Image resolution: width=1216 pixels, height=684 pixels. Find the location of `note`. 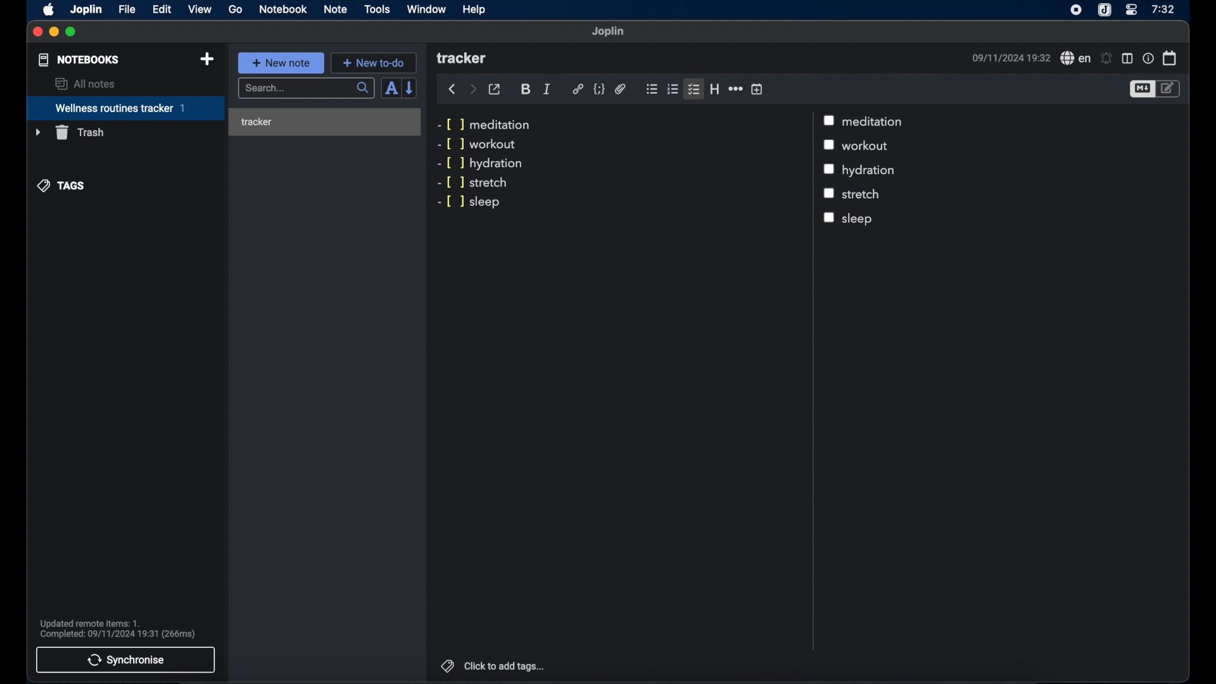

note is located at coordinates (336, 10).